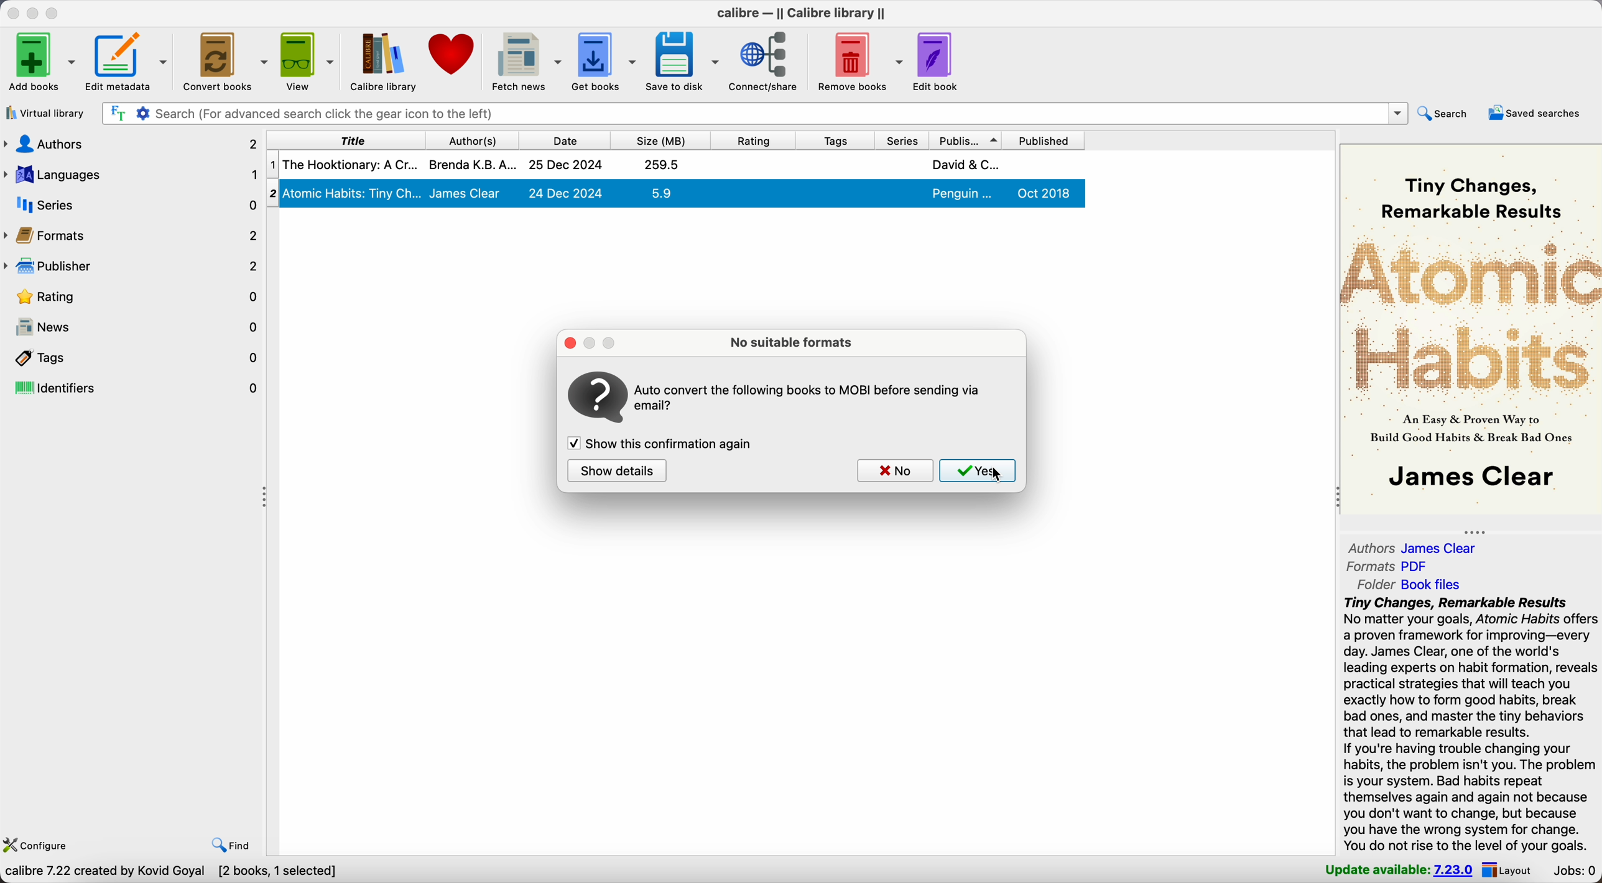 Image resolution: width=1602 pixels, height=883 pixels. Describe the element at coordinates (963, 194) in the screenshot. I see `Penguin` at that location.